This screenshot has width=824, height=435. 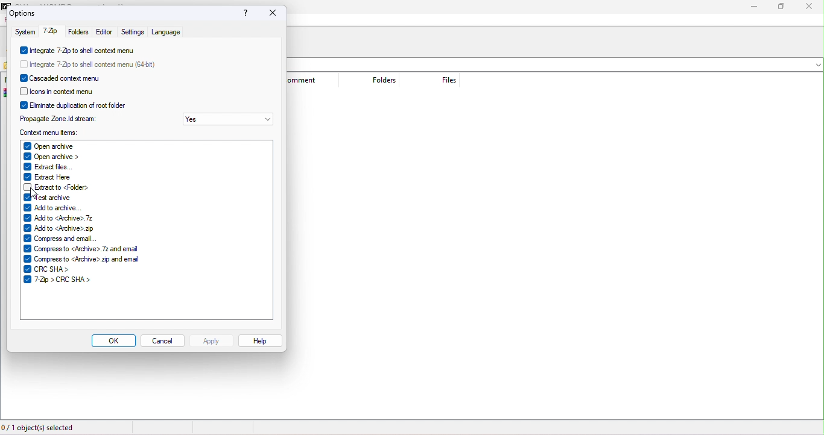 What do you see at coordinates (40, 428) in the screenshot?
I see `0/1 object (s) selected` at bounding box center [40, 428].